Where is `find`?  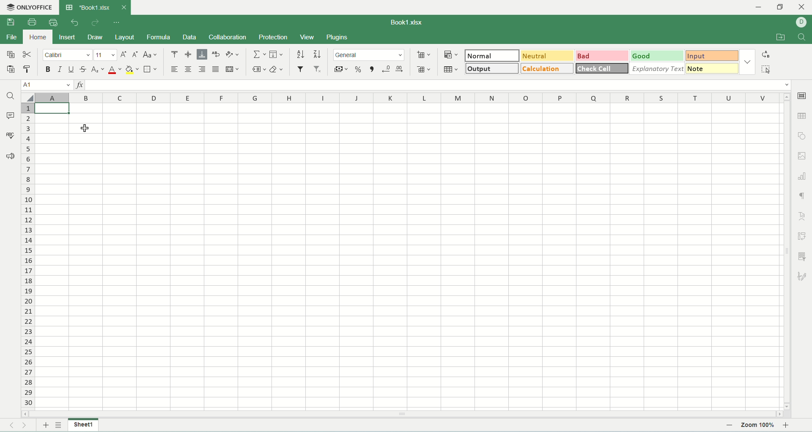 find is located at coordinates (802, 38).